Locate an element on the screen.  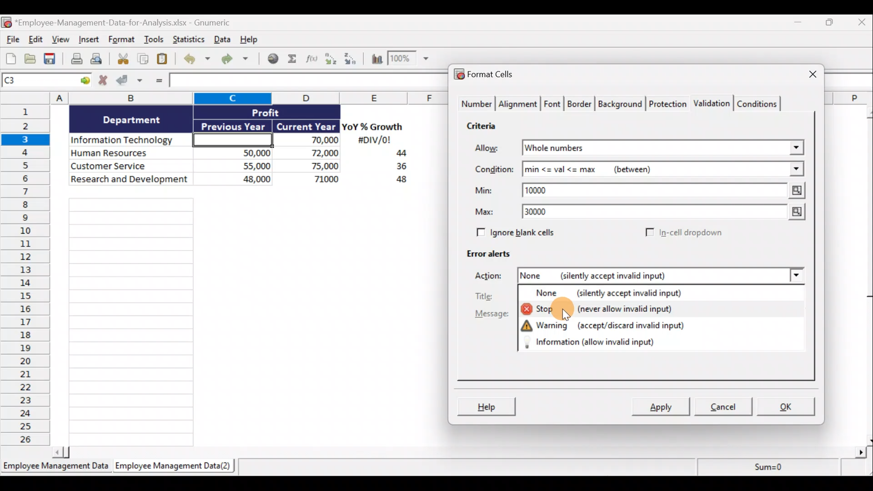
Insert a chart is located at coordinates (373, 58).